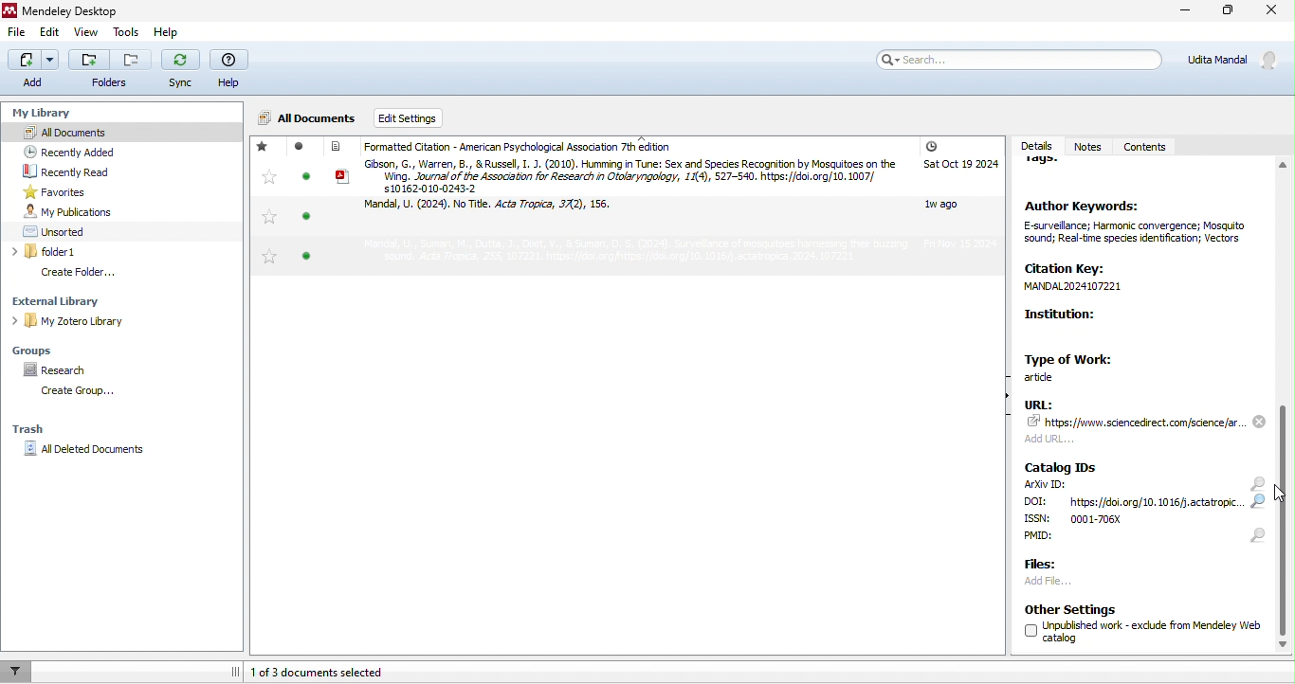 Image resolution: width=1295 pixels, height=684 pixels. Describe the element at coordinates (56, 191) in the screenshot. I see `favorites` at that location.